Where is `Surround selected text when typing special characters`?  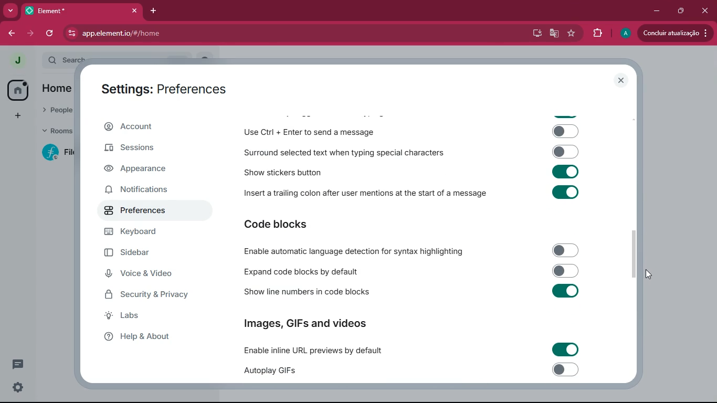 Surround selected text when typing special characters is located at coordinates (409, 152).